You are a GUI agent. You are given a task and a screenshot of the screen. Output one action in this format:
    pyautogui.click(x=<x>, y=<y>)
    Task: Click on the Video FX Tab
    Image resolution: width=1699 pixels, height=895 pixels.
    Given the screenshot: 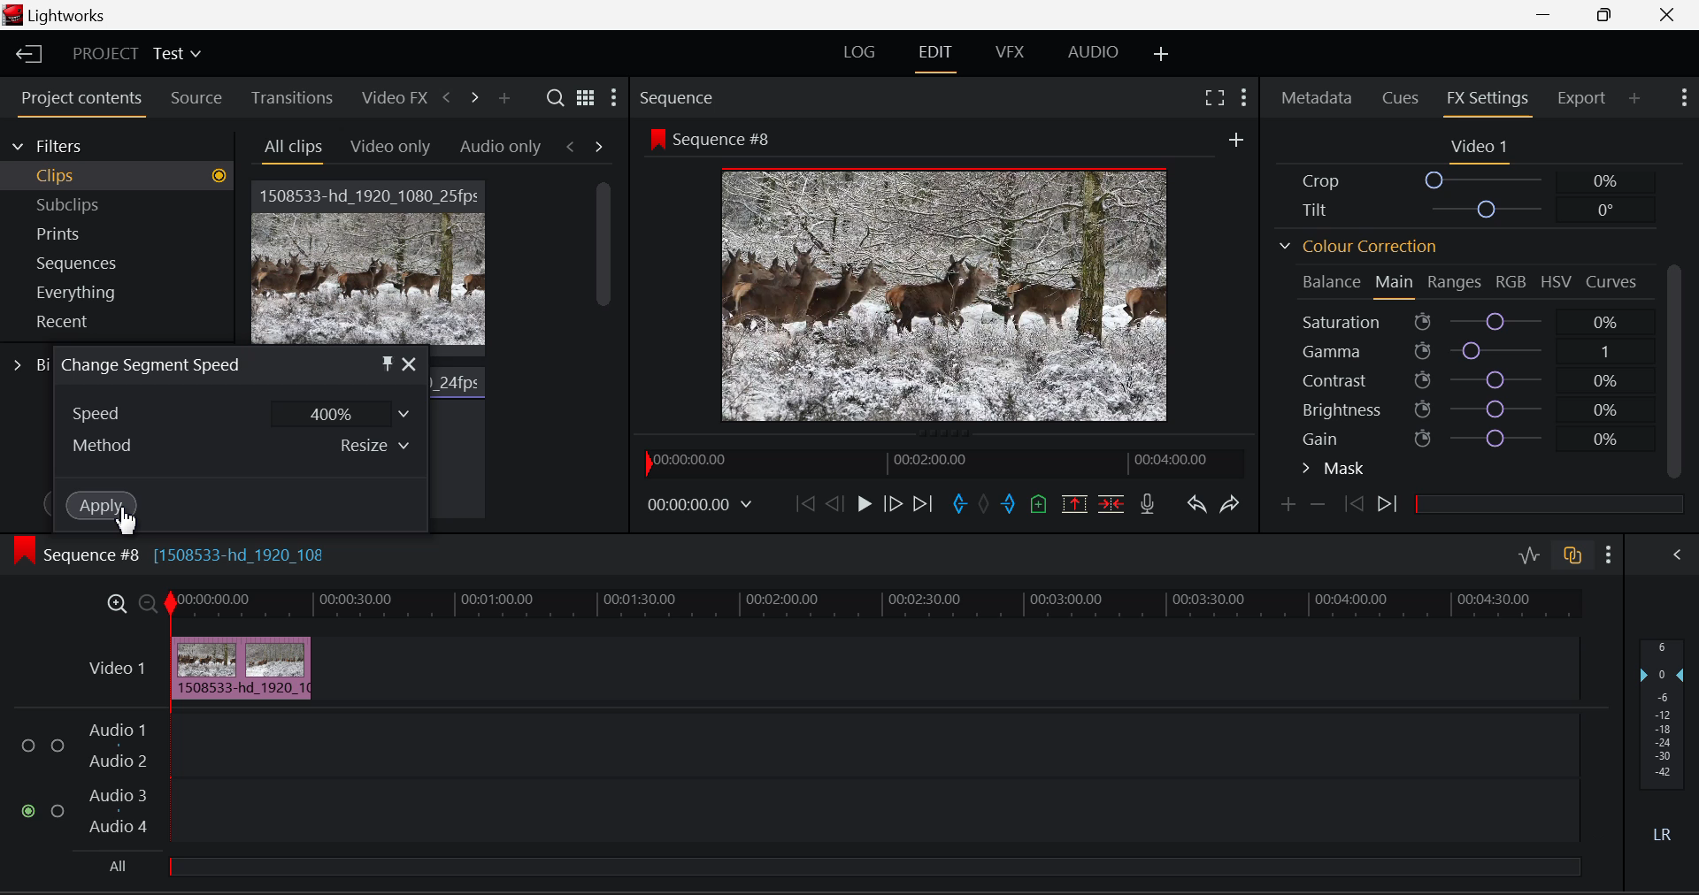 What is the action you would take?
    pyautogui.click(x=395, y=99)
    